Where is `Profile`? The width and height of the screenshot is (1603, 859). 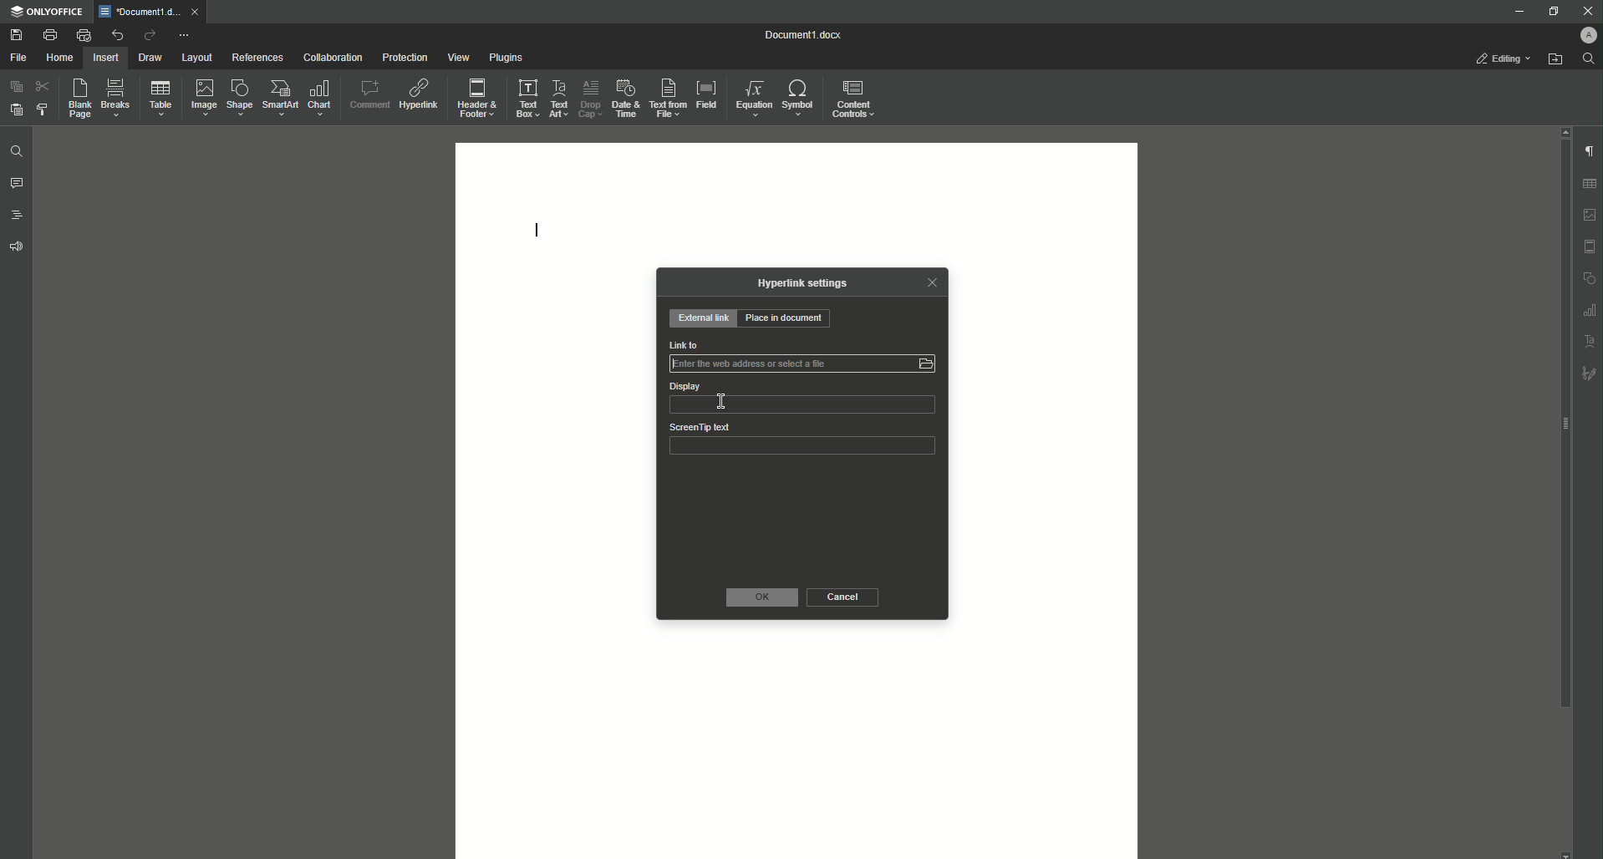
Profile is located at coordinates (1581, 35).